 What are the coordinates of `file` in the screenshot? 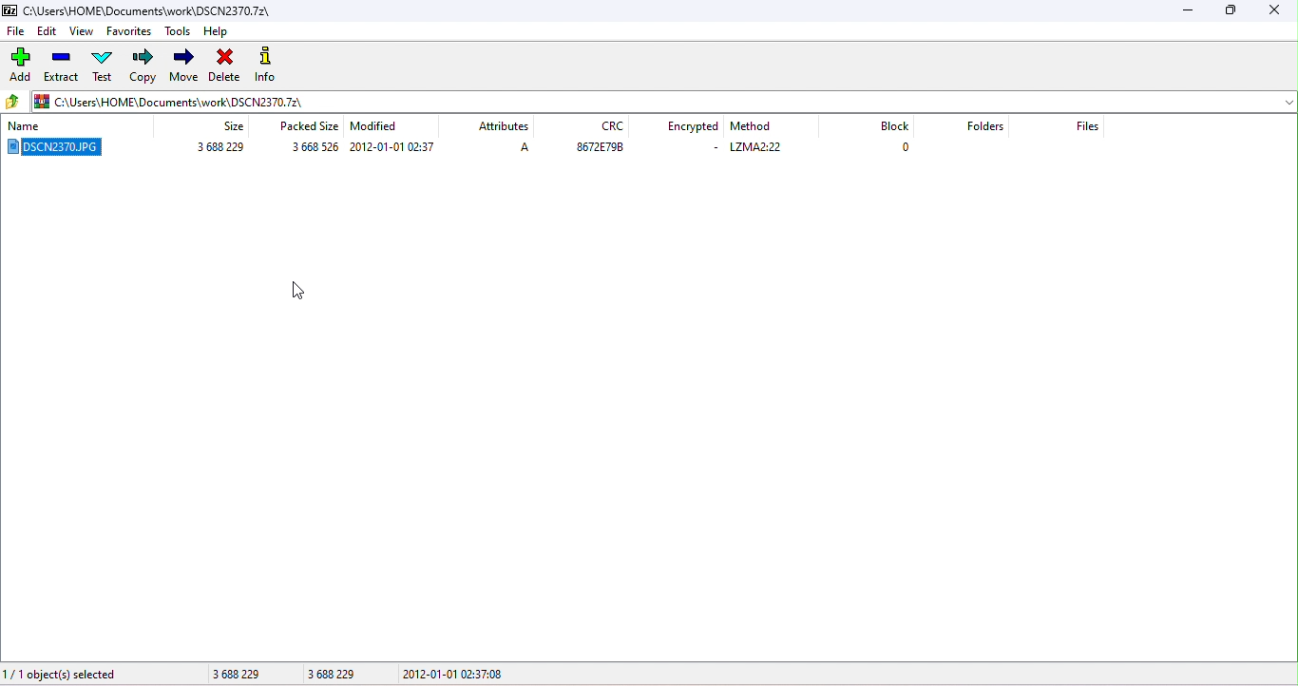 It's located at (16, 30).